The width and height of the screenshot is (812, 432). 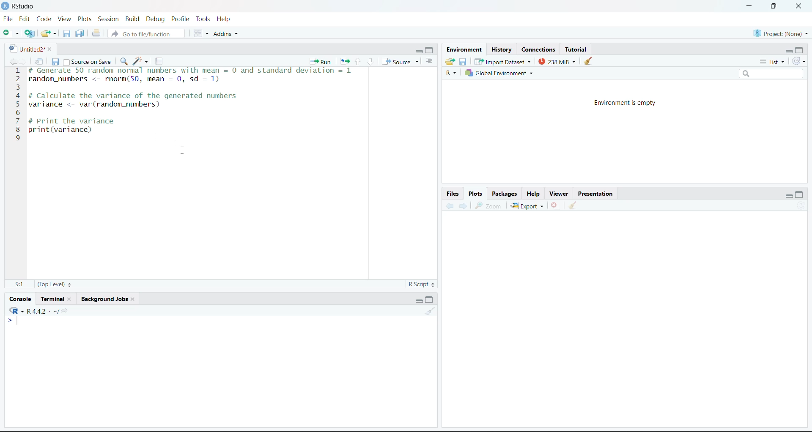 I want to click on R, so click(x=451, y=73).